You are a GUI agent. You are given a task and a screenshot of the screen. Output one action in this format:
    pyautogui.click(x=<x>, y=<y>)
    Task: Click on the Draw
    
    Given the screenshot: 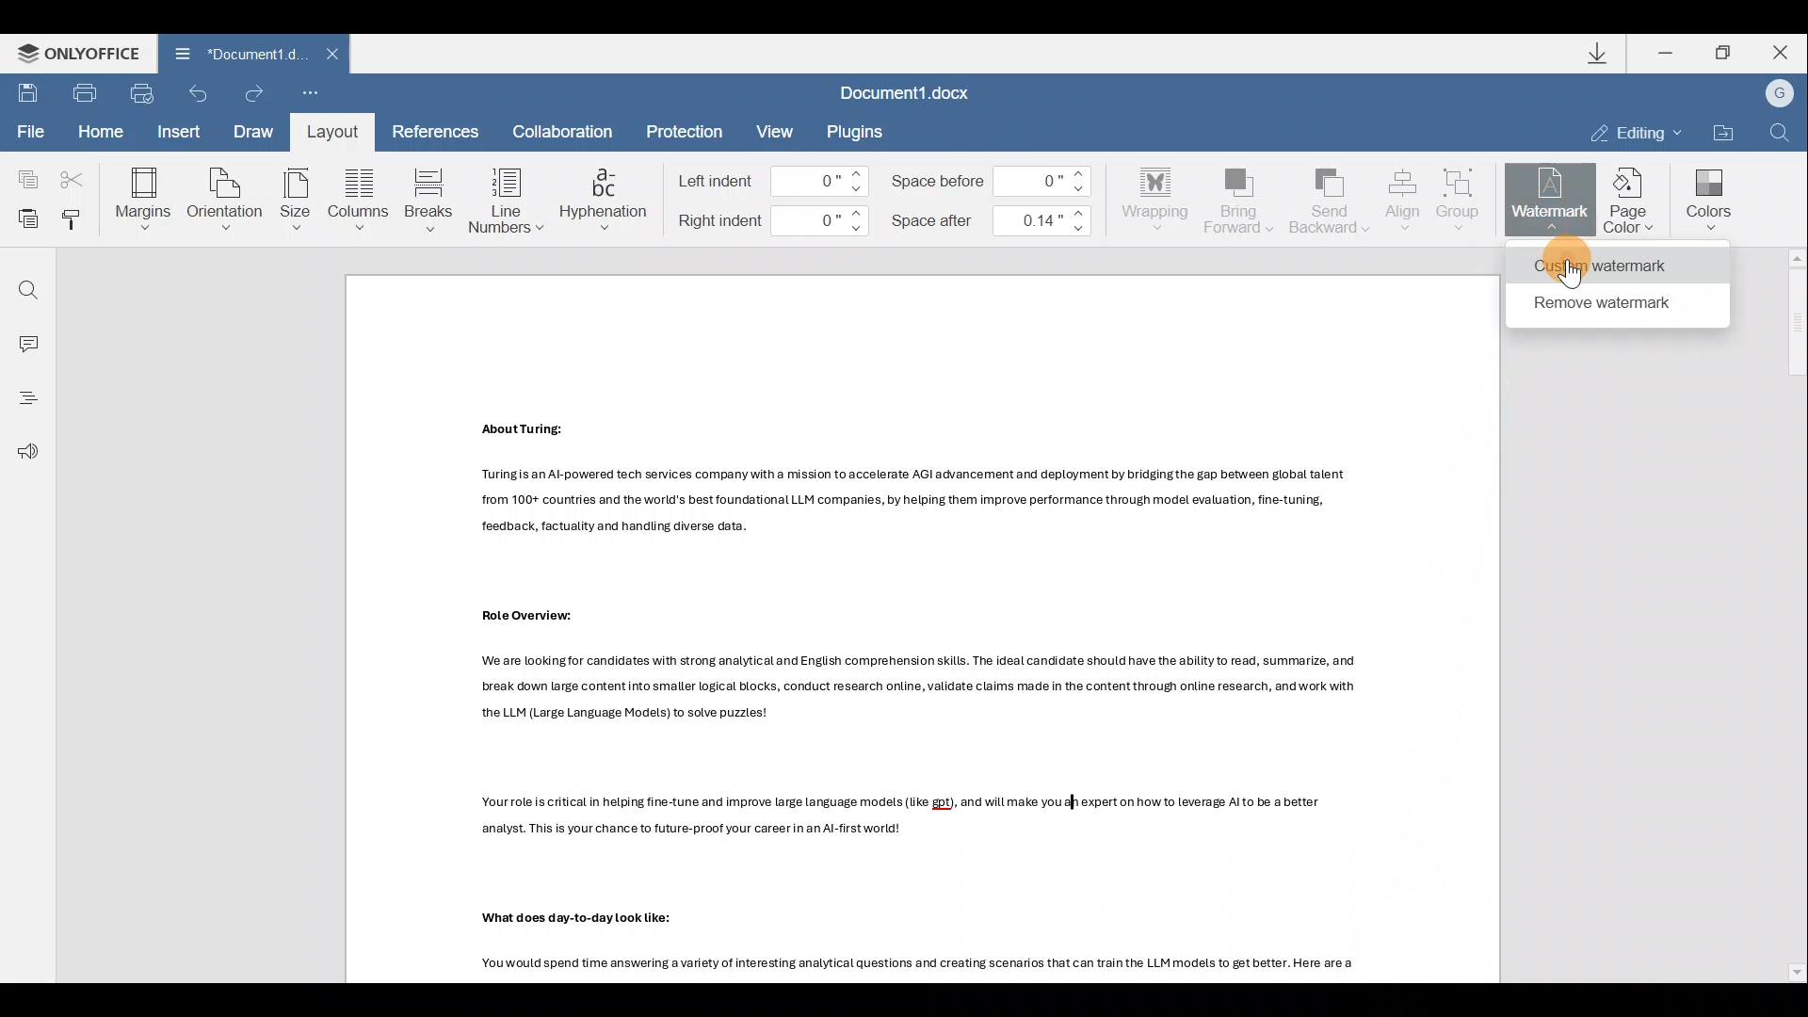 What is the action you would take?
    pyautogui.click(x=254, y=134)
    